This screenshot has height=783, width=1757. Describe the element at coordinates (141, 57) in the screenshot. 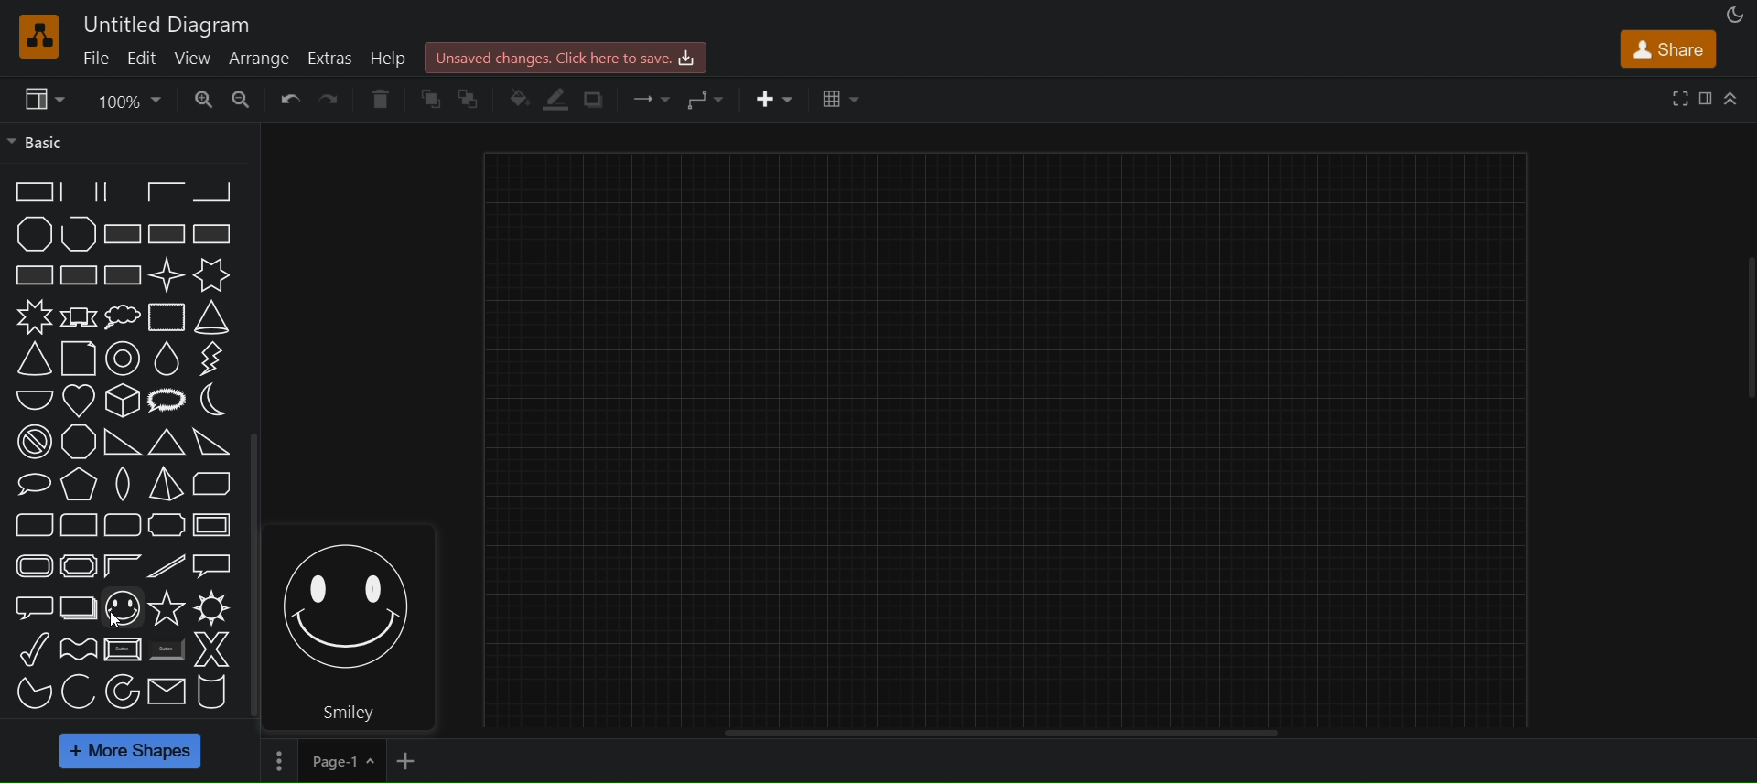

I see `edit` at that location.